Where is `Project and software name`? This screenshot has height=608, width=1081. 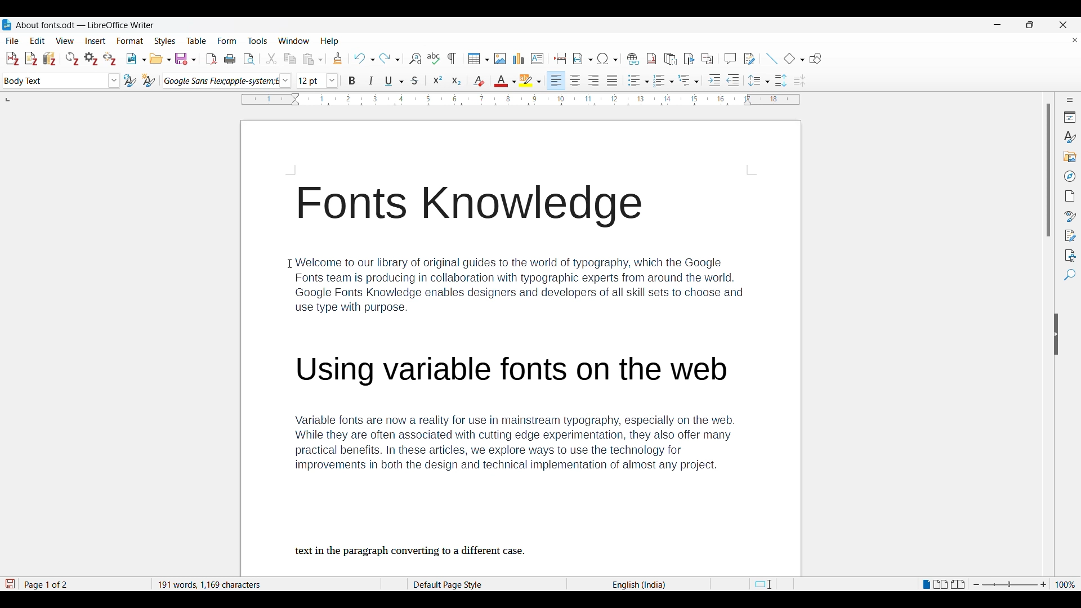
Project and software name is located at coordinates (86, 25).